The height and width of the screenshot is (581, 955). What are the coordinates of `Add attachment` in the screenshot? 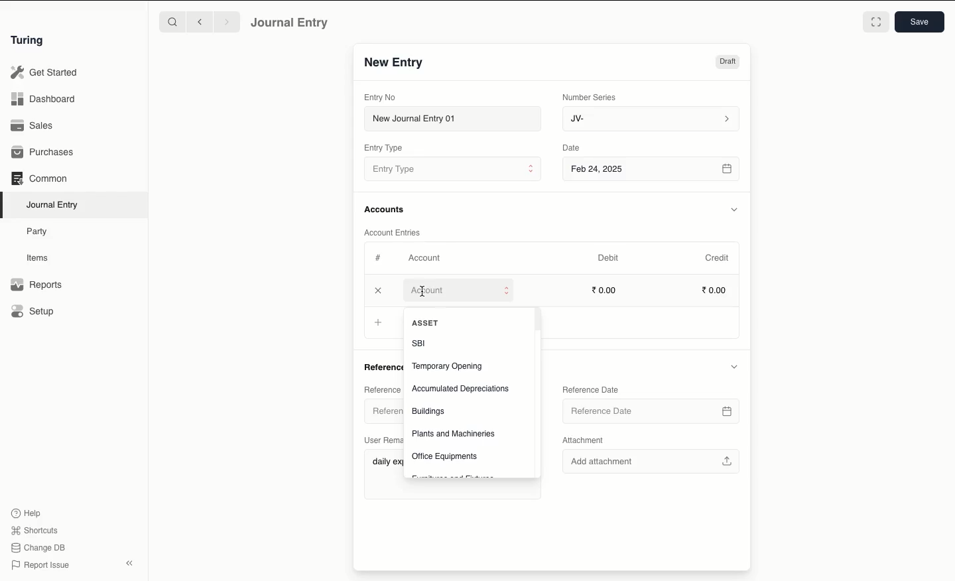 It's located at (652, 463).